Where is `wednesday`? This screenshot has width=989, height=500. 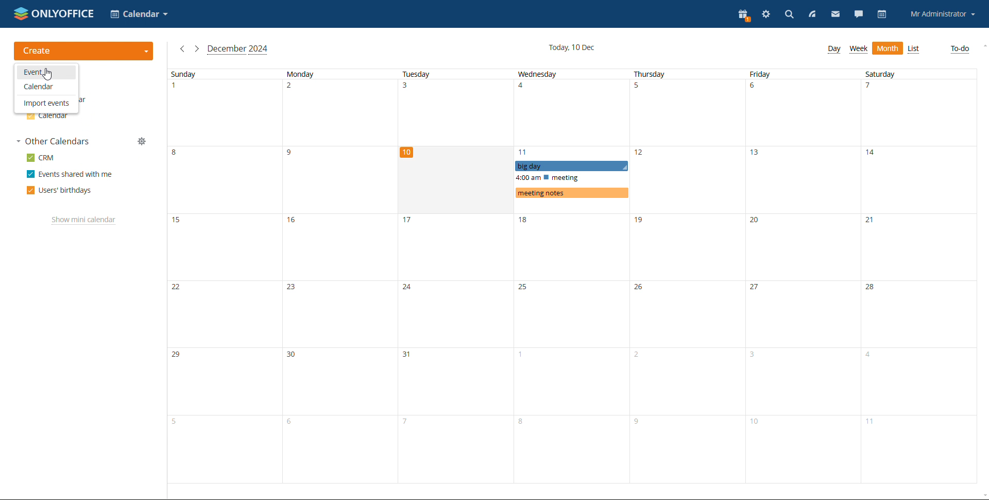
wednesday is located at coordinates (572, 276).